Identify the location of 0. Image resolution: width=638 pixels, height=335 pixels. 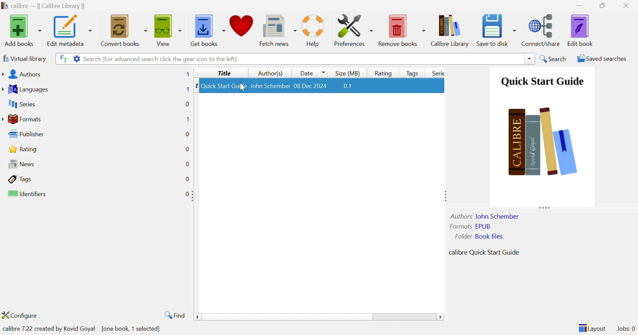
(187, 135).